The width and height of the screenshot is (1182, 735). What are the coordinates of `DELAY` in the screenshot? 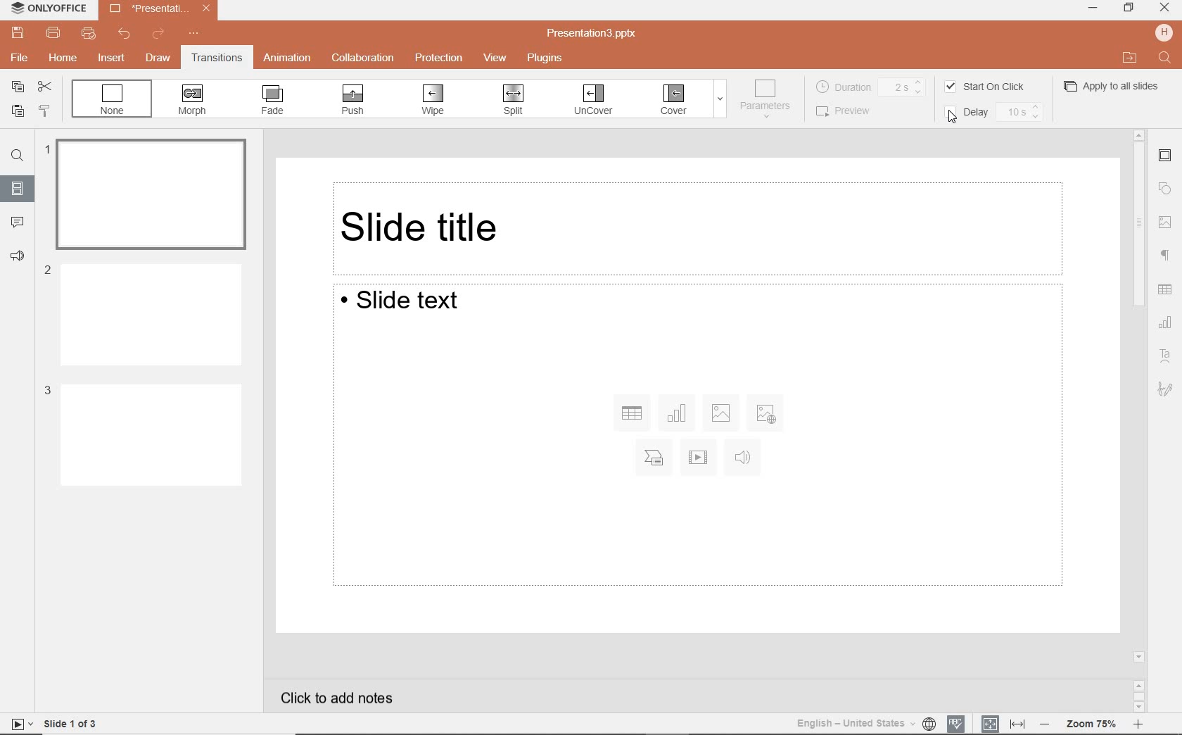 It's located at (996, 112).